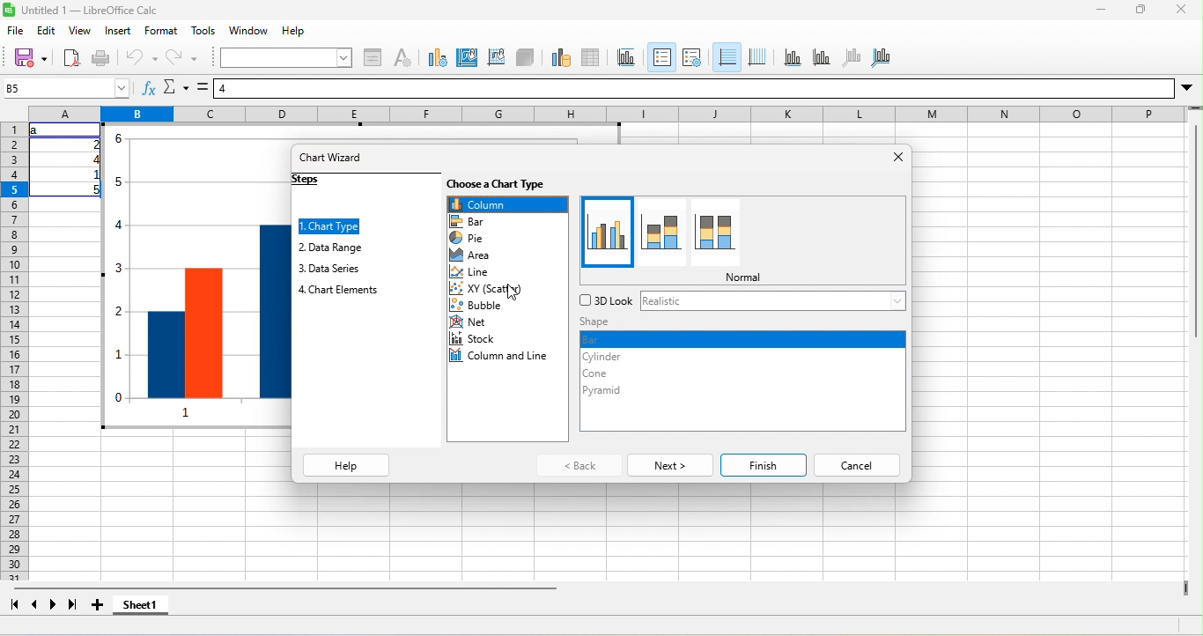  What do you see at coordinates (1187, 89) in the screenshot?
I see `More options` at bounding box center [1187, 89].